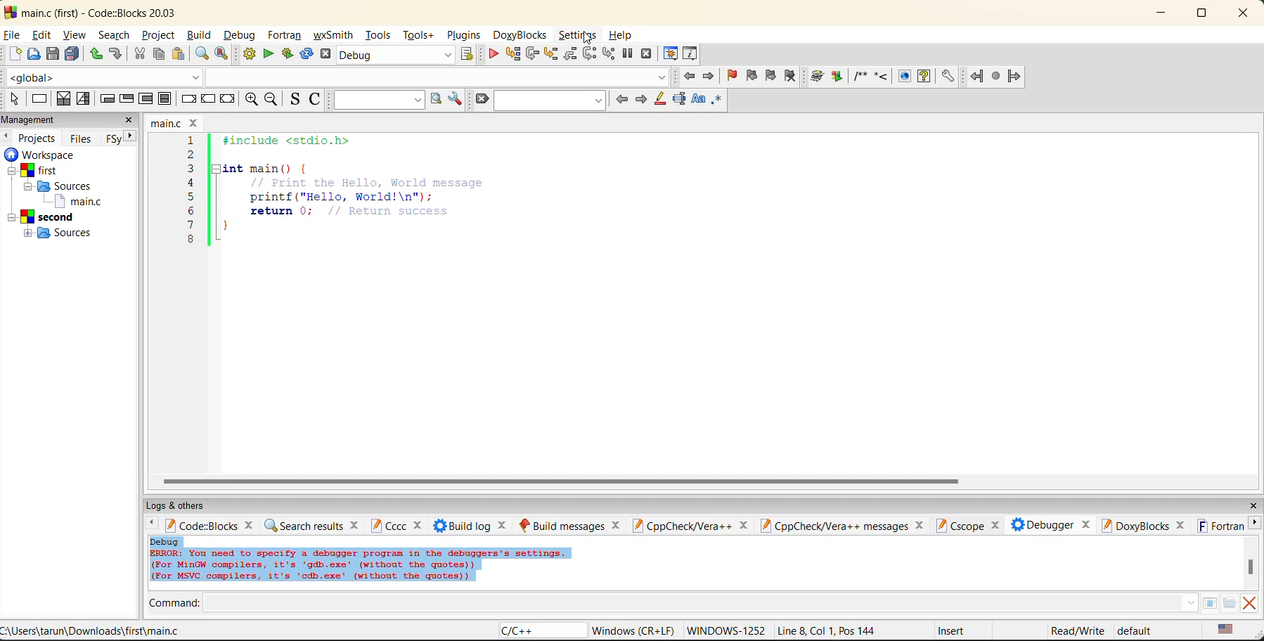 This screenshot has height=641, width=1264. Describe the element at coordinates (75, 34) in the screenshot. I see `view` at that location.